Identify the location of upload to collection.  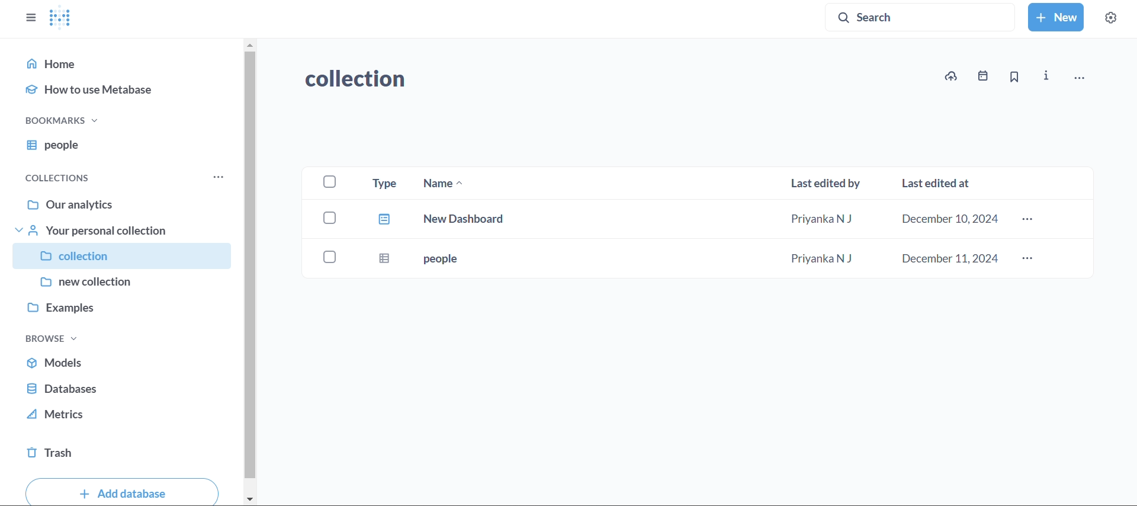
(951, 77).